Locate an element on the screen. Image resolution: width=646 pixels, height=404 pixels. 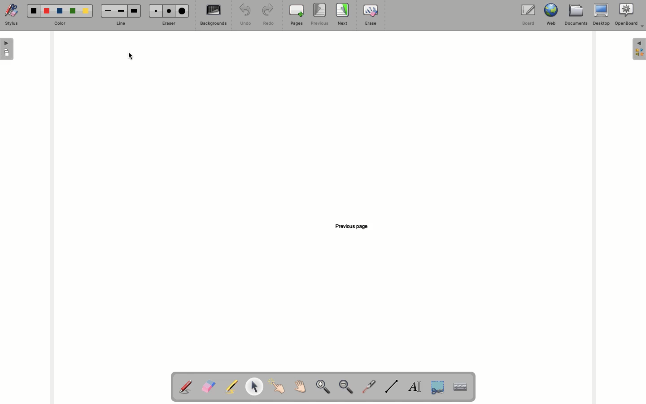
Zoom in is located at coordinates (323, 387).